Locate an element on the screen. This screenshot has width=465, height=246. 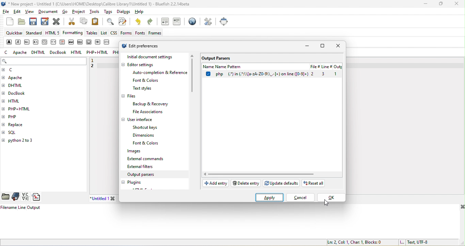
php is located at coordinates (116, 53).